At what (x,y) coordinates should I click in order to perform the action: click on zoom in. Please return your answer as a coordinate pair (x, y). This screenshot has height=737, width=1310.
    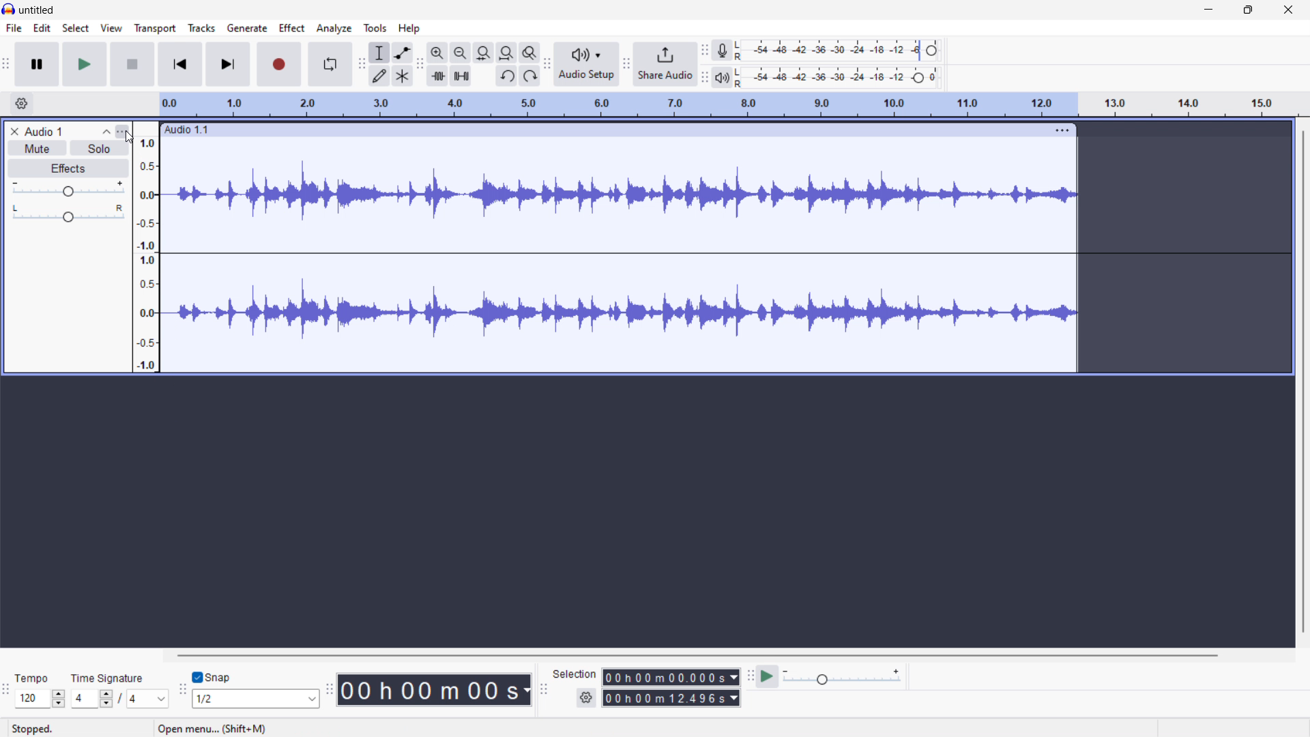
    Looking at the image, I should click on (437, 53).